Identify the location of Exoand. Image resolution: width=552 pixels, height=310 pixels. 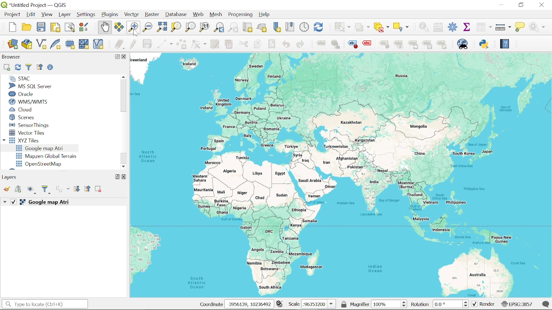
(6, 202).